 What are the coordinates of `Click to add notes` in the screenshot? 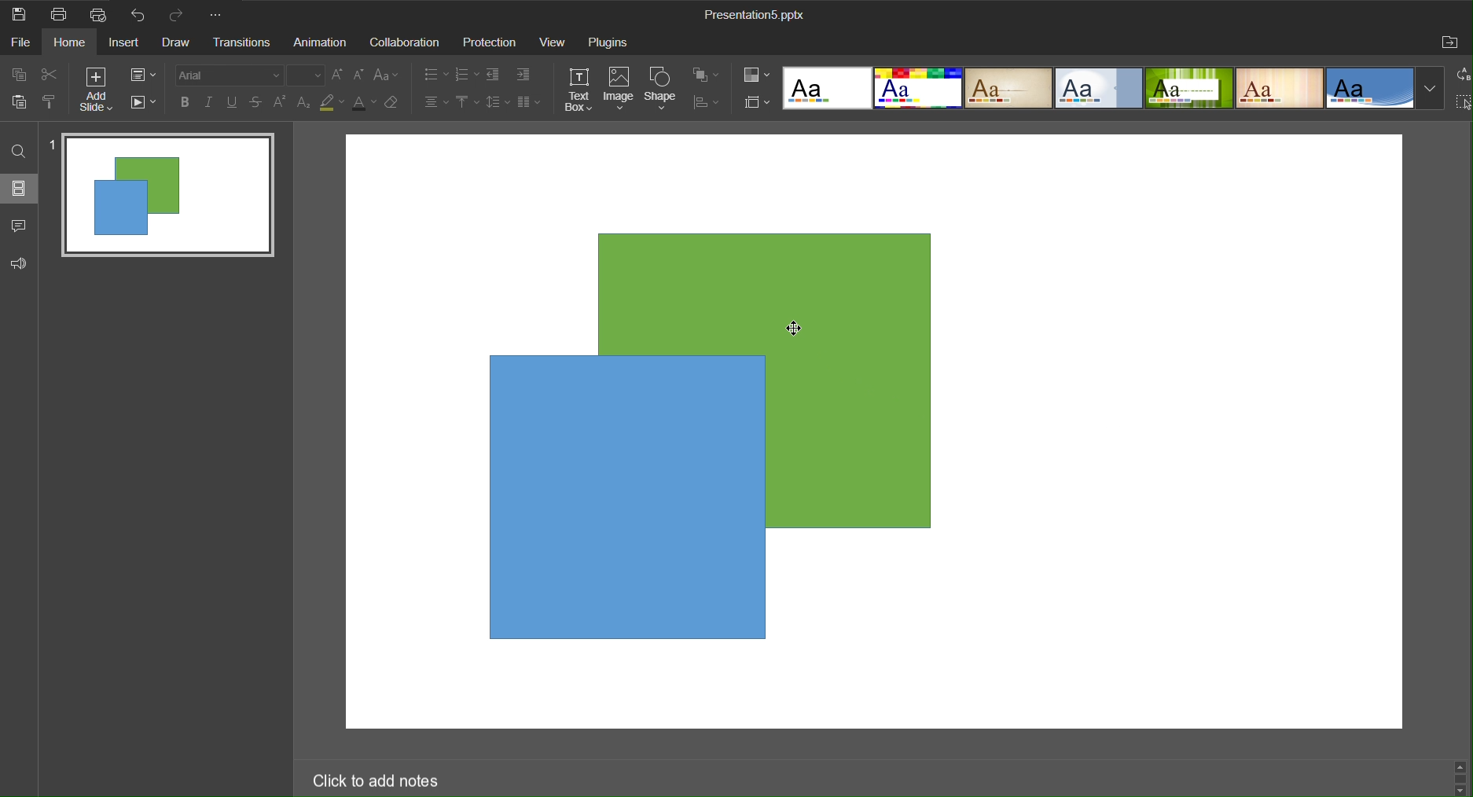 It's located at (380, 781).